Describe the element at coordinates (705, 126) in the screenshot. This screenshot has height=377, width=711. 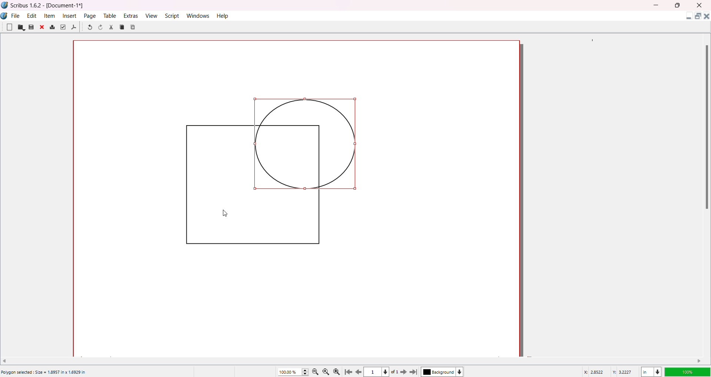
I see `Scroll Bar` at that location.